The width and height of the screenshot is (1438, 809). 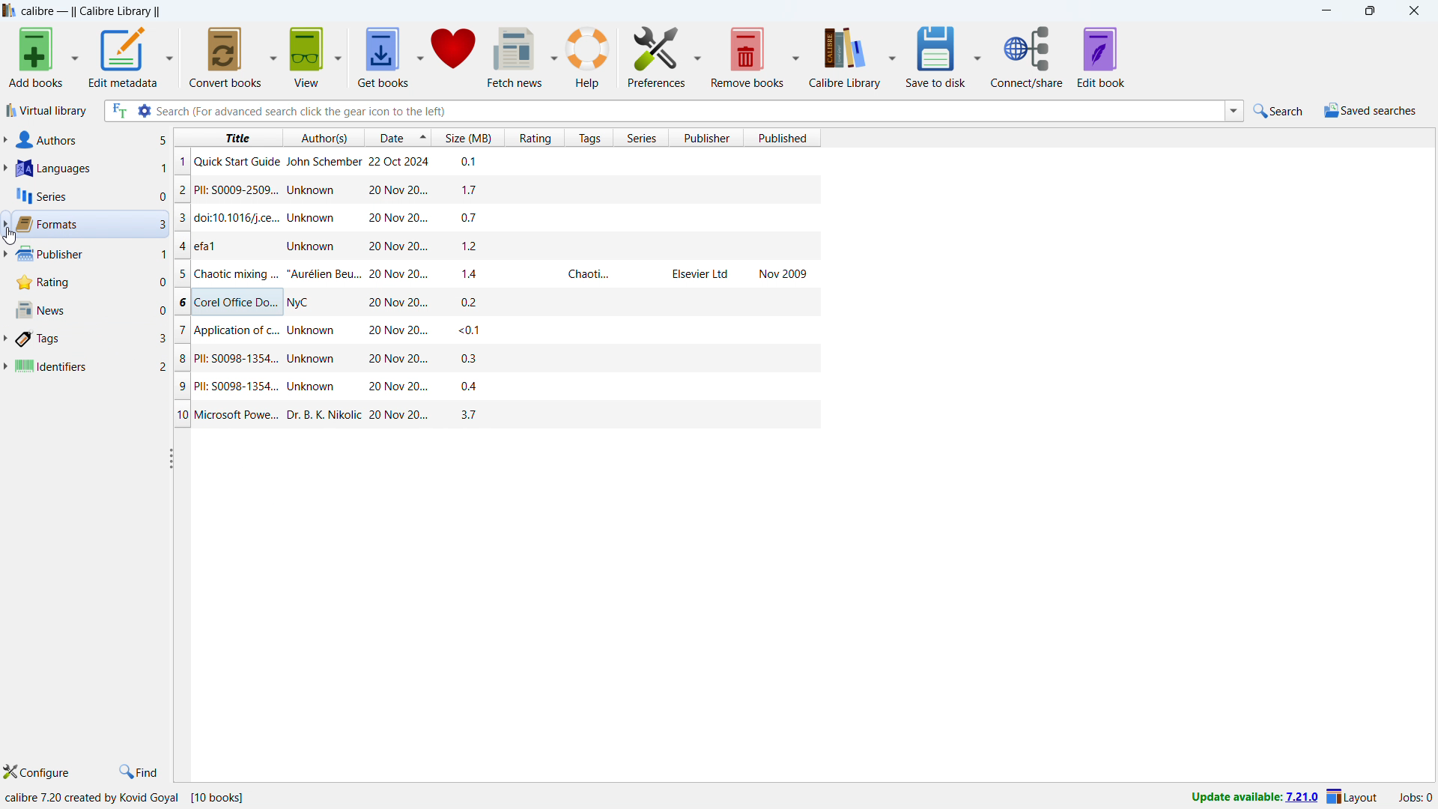 I want to click on sort by date, so click(x=388, y=136).